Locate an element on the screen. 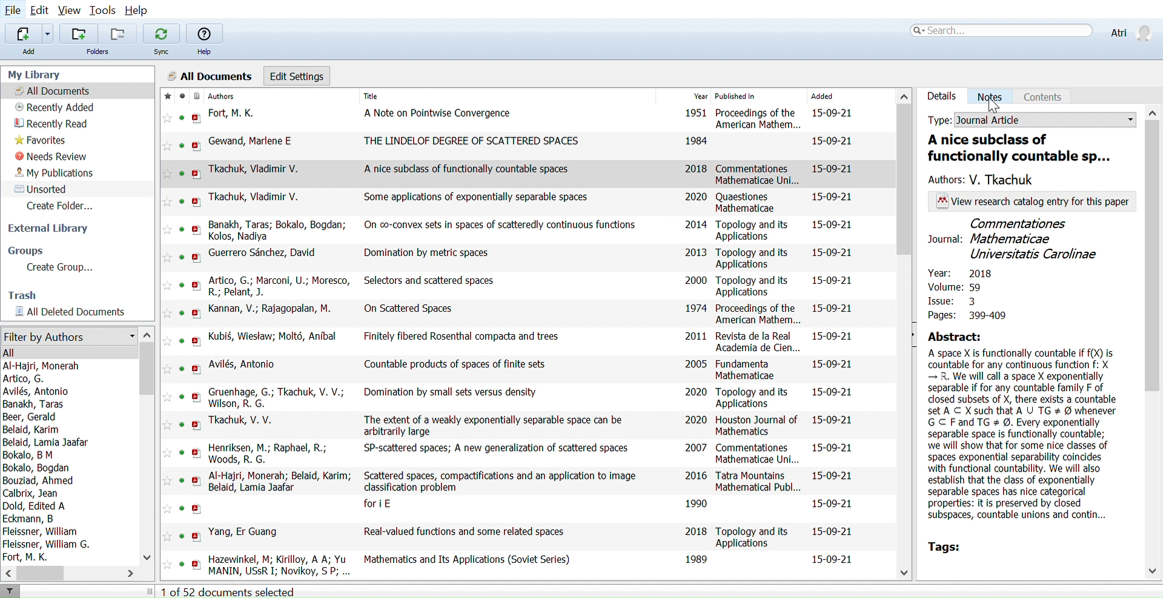 Image resolution: width=1163 pixels, height=598 pixels. Add this reference to favorites is located at coordinates (167, 452).